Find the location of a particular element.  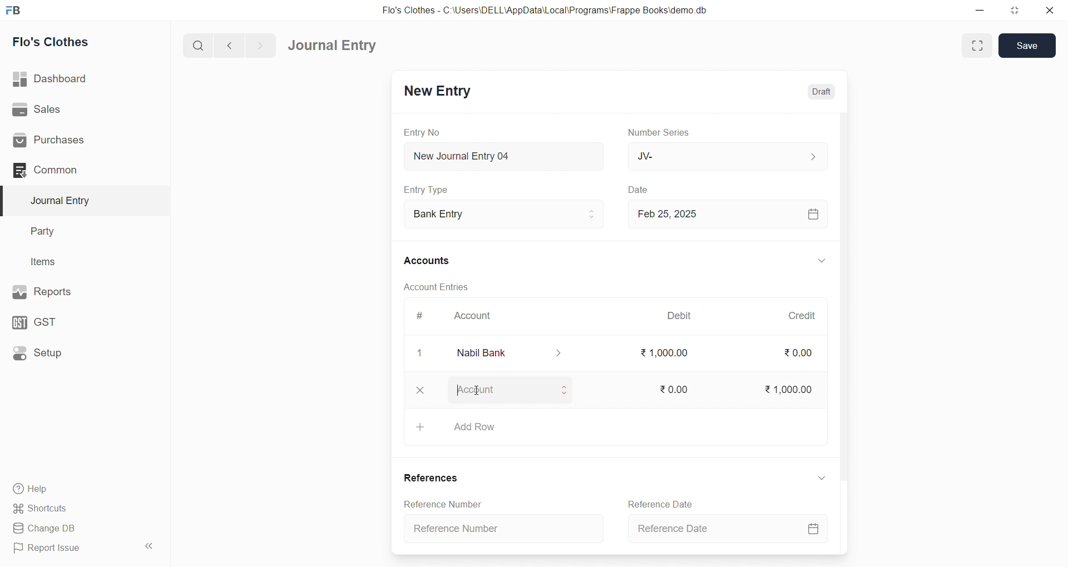

New Entry is located at coordinates (436, 92).